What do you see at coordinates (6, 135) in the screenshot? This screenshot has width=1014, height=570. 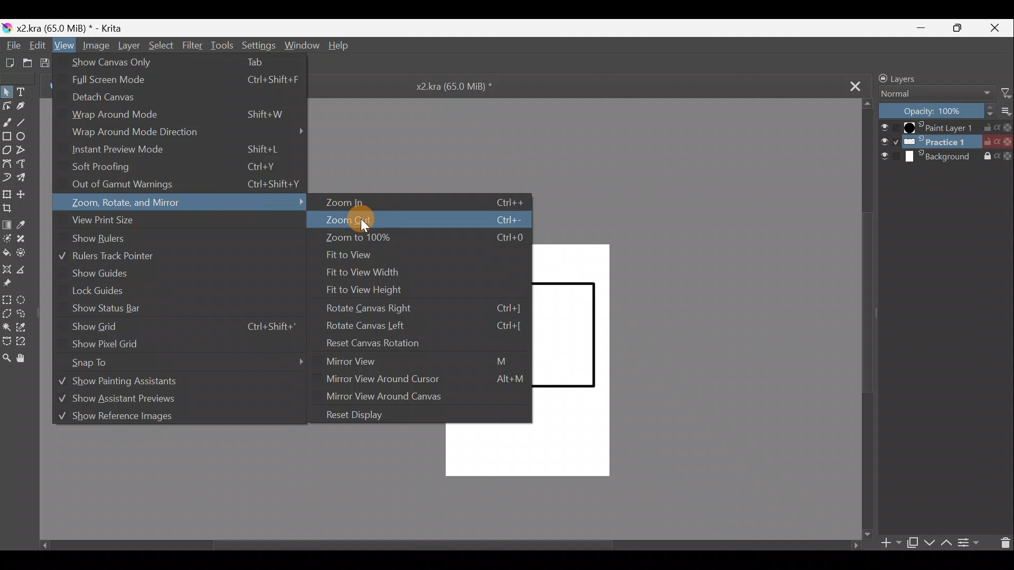 I see `Rectangle tool` at bounding box center [6, 135].